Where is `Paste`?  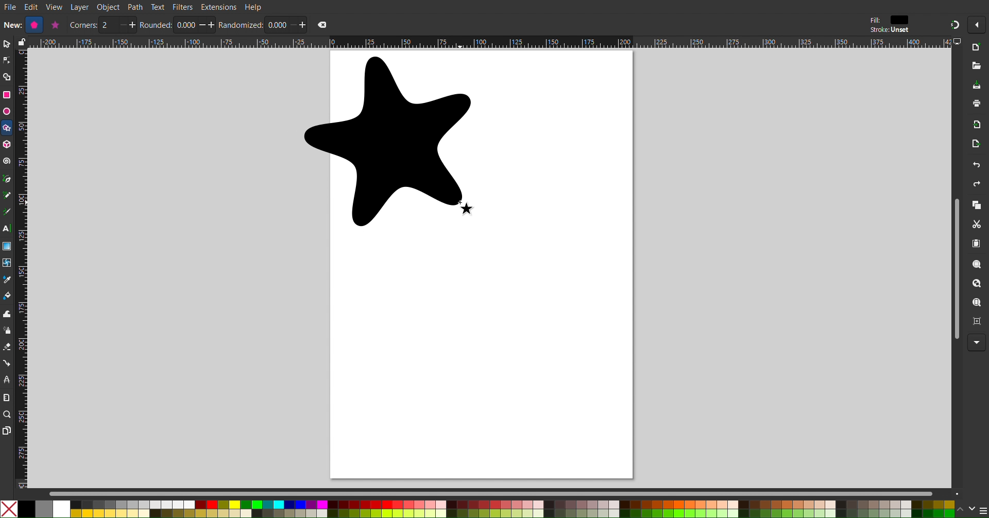
Paste is located at coordinates (977, 244).